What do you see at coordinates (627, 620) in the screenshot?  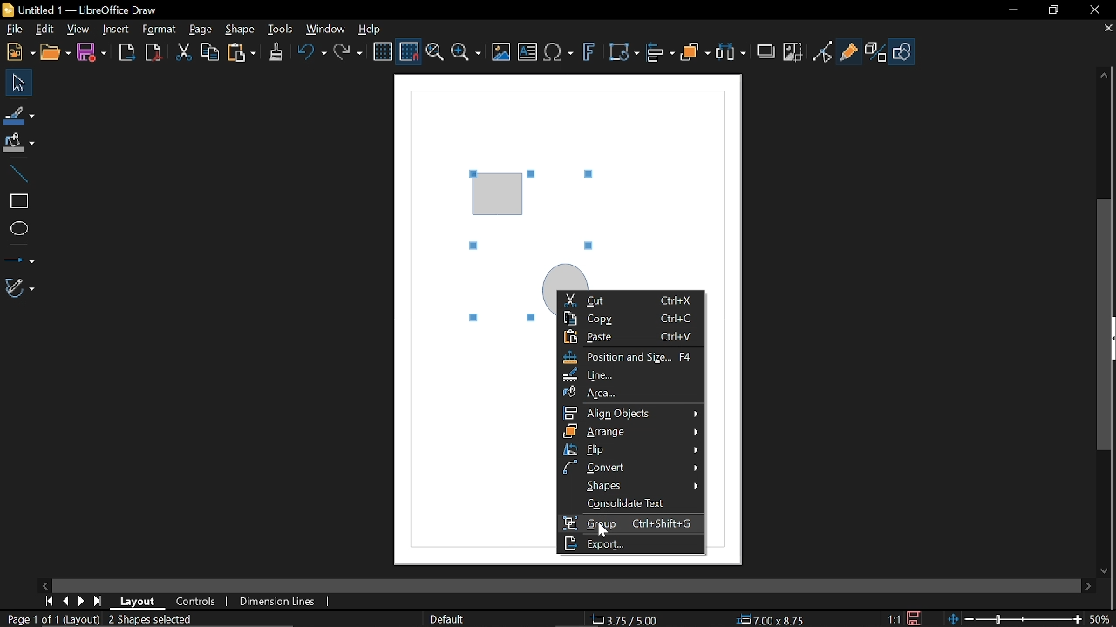 I see `Location` at bounding box center [627, 620].